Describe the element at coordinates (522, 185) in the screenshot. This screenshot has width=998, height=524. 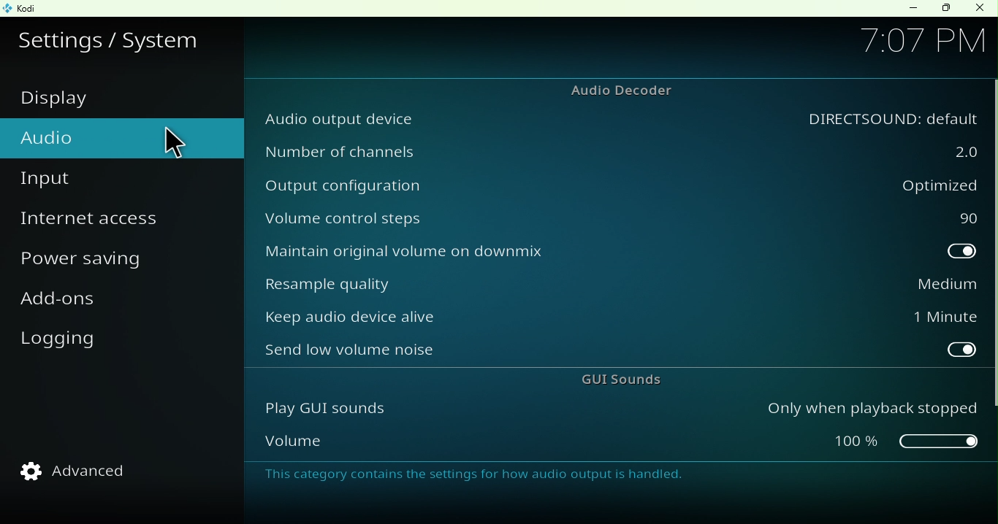
I see `Output configuration` at that location.